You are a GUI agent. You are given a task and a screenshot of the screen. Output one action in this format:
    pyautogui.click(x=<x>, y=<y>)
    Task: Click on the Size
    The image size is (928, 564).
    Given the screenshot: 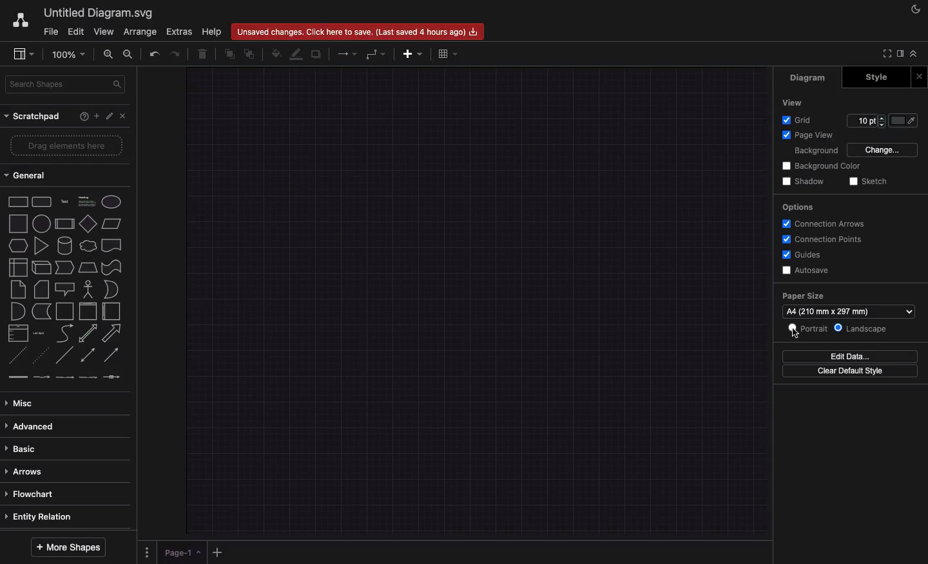 What is the action you would take?
    pyautogui.click(x=865, y=121)
    